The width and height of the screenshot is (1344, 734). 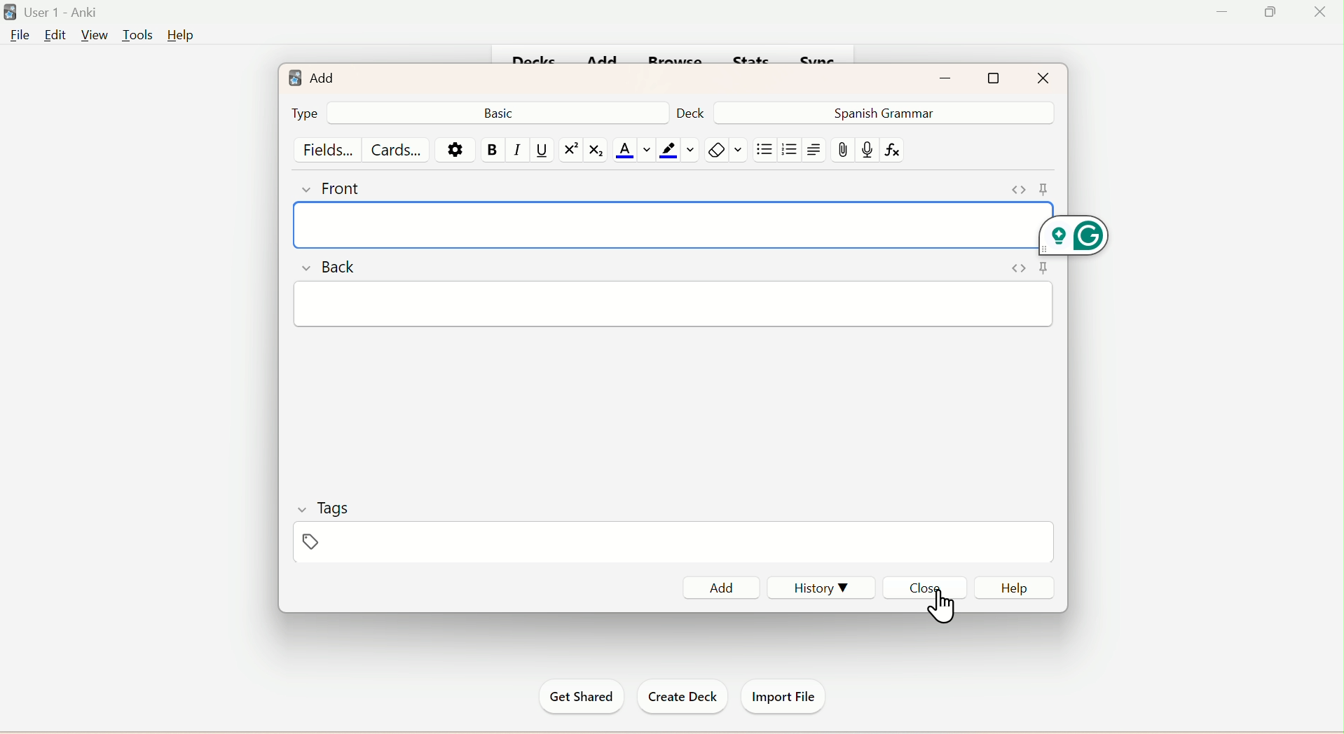 What do you see at coordinates (1042, 77) in the screenshot?
I see `Close` at bounding box center [1042, 77].